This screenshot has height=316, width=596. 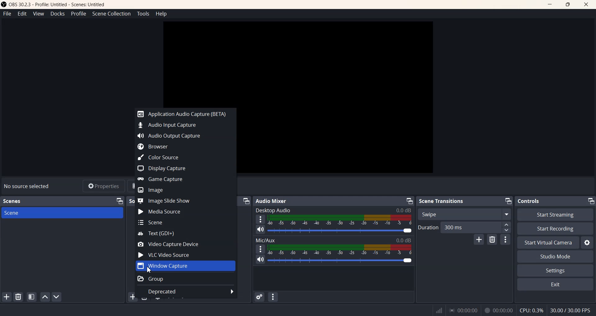 I want to click on More, so click(x=260, y=249).